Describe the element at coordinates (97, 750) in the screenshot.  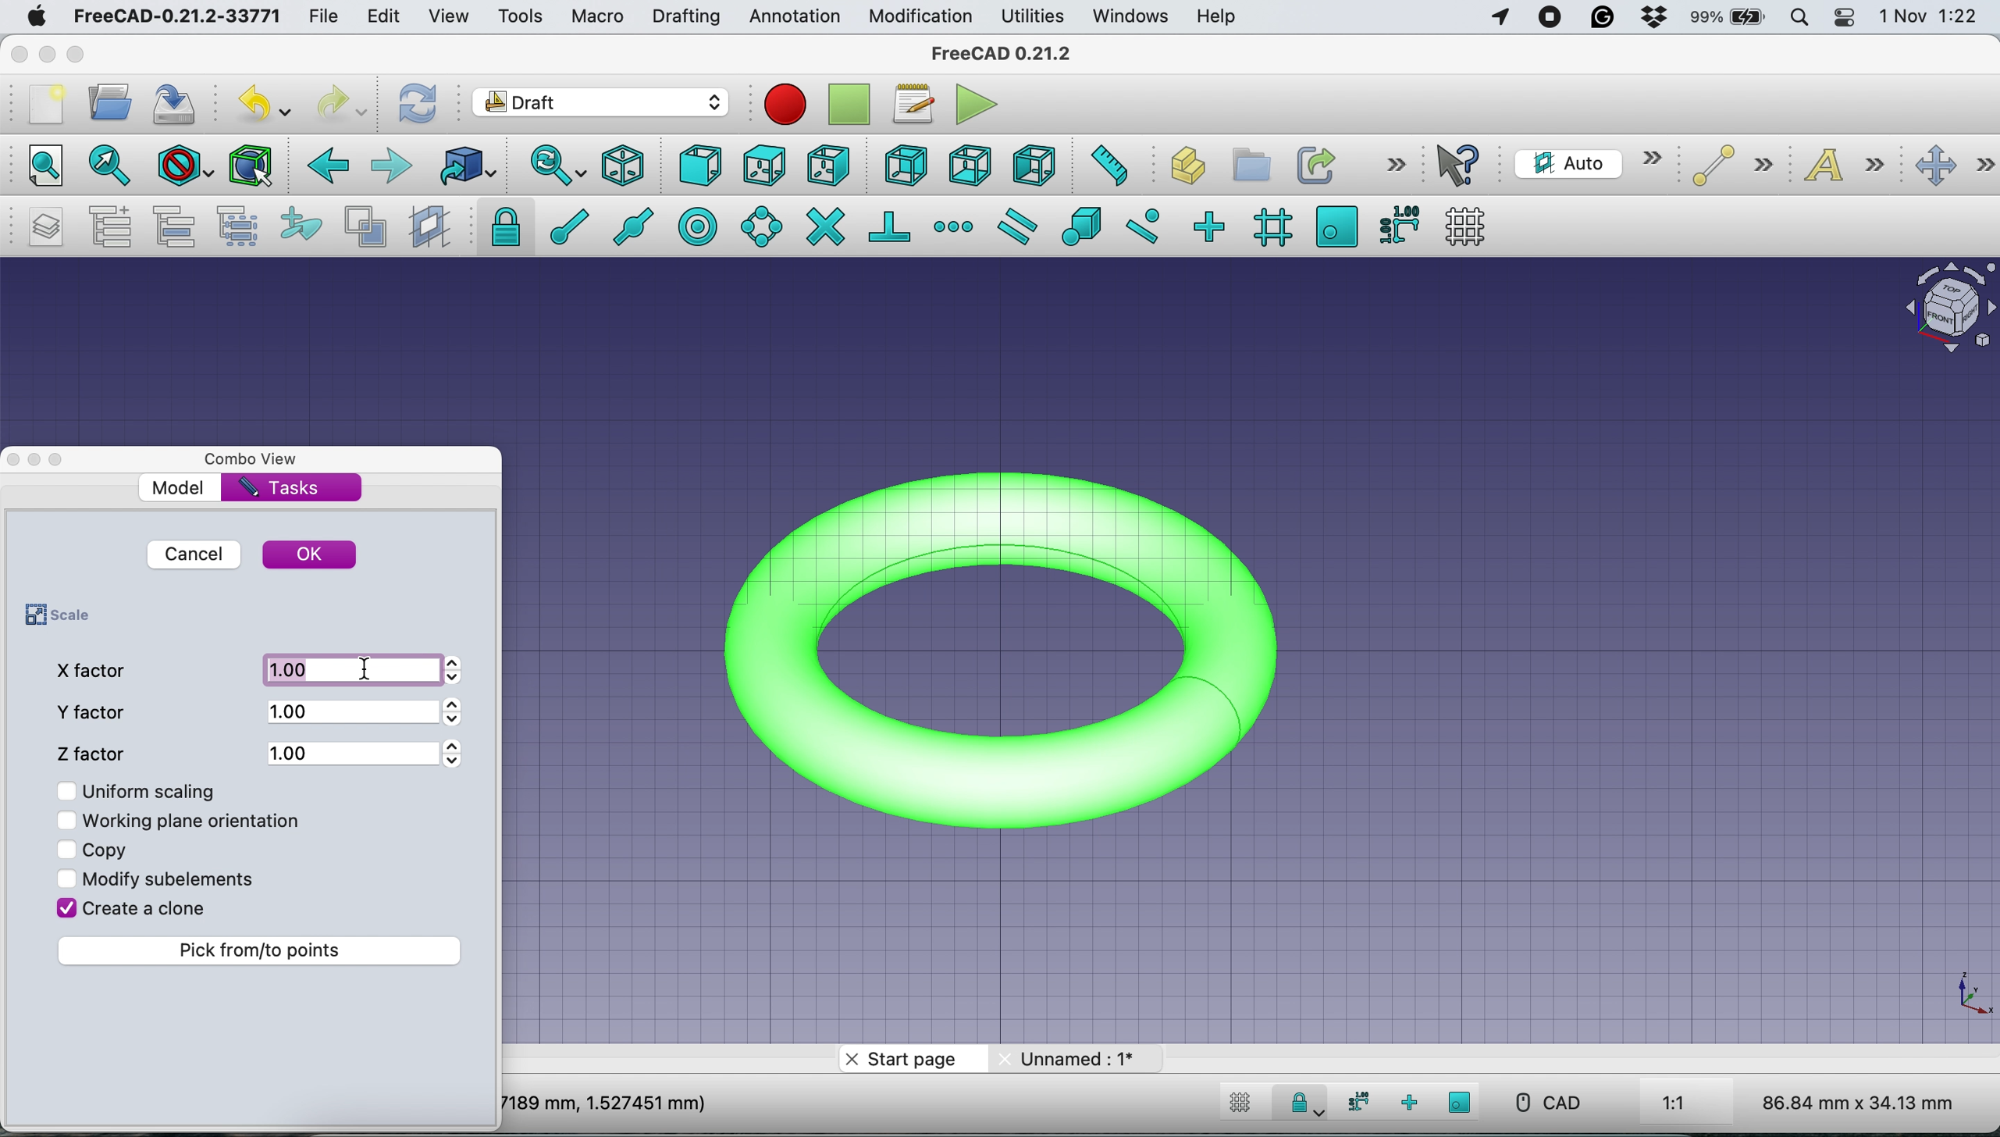
I see `z factor` at that location.